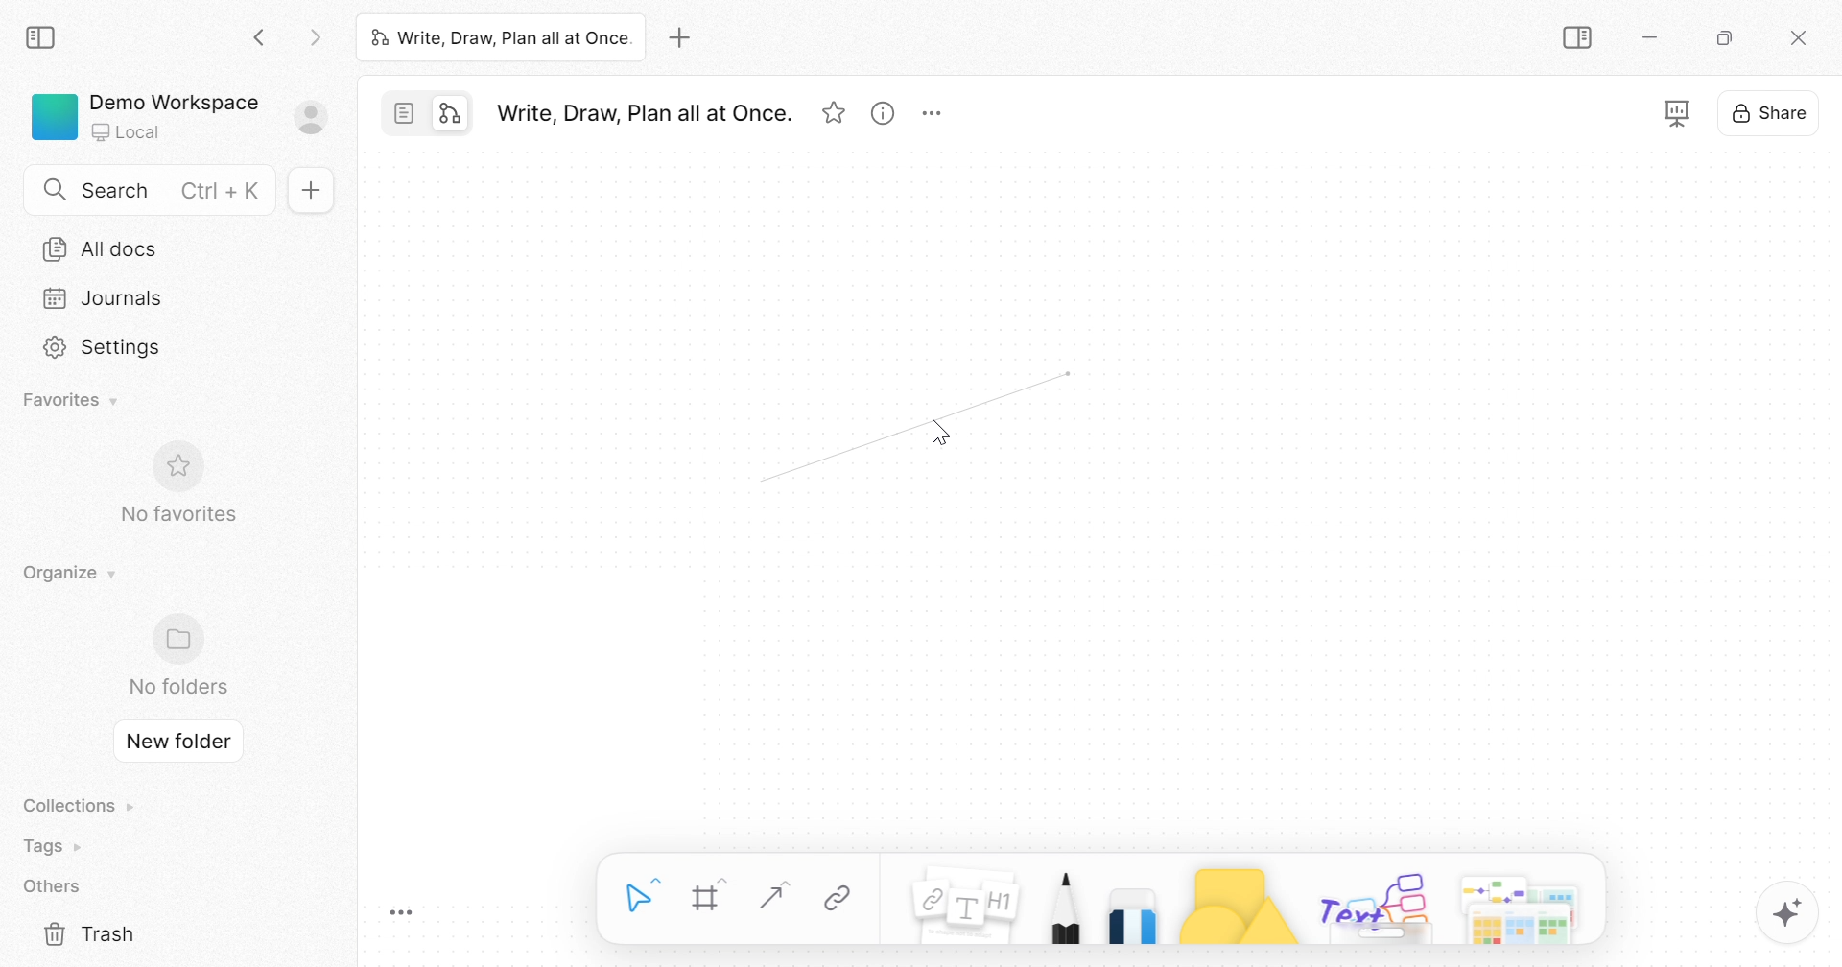 Image resolution: width=1842 pixels, height=967 pixels. I want to click on Back, so click(260, 40).